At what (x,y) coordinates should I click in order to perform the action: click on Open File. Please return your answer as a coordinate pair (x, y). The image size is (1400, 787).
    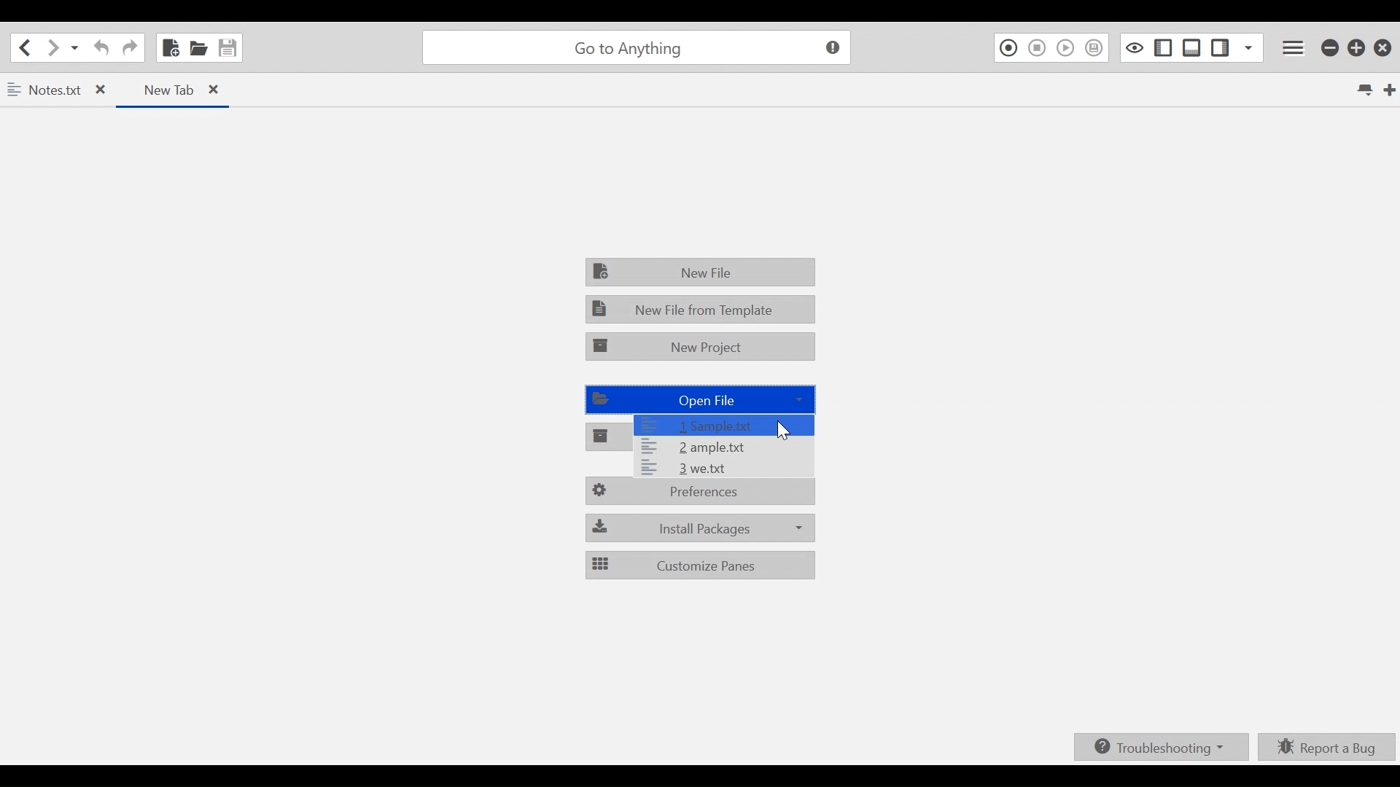
    Looking at the image, I should click on (699, 398).